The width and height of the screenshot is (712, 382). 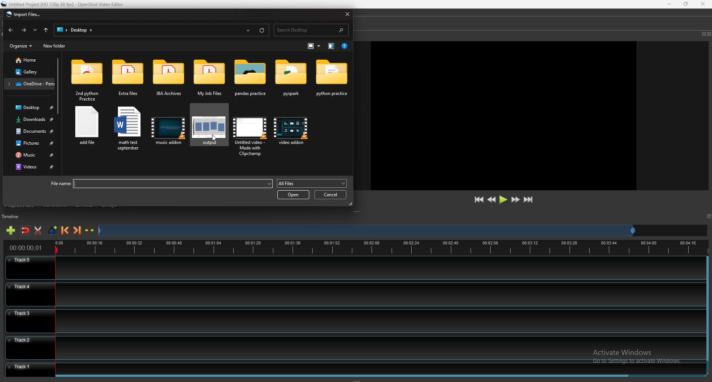 What do you see at coordinates (65, 230) in the screenshot?
I see `previous marker` at bounding box center [65, 230].